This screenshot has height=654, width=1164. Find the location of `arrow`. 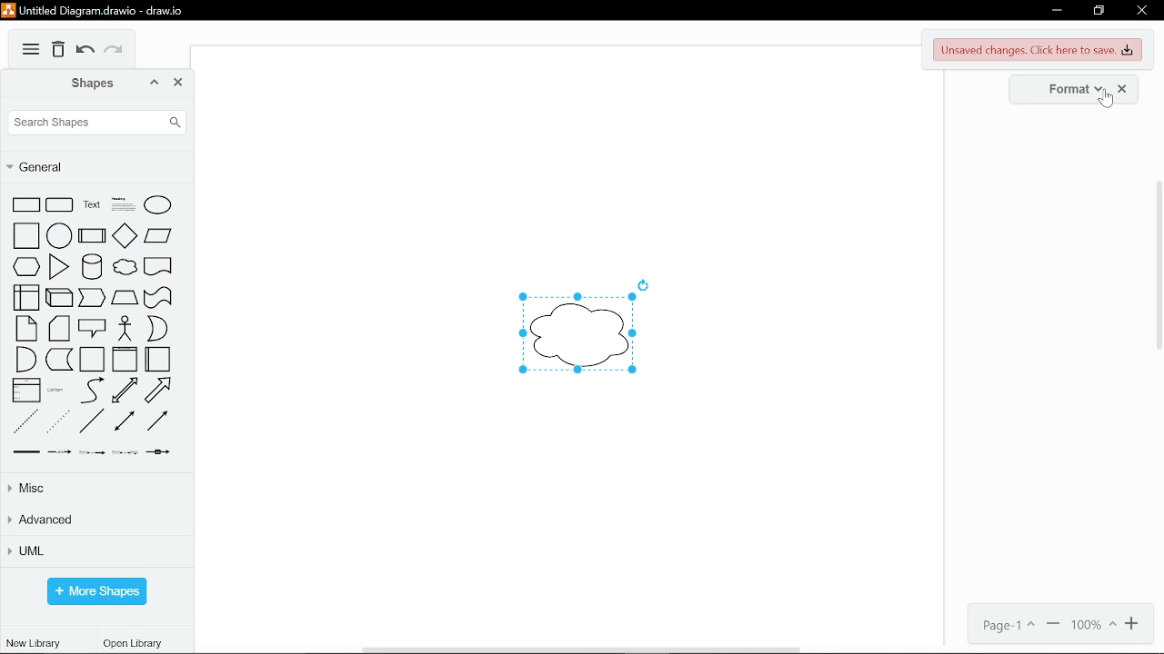

arrow is located at coordinates (158, 391).